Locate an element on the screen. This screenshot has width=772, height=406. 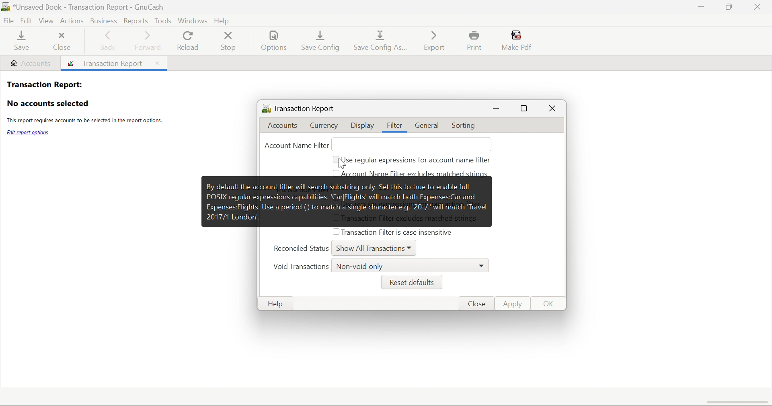
General is located at coordinates (429, 125).